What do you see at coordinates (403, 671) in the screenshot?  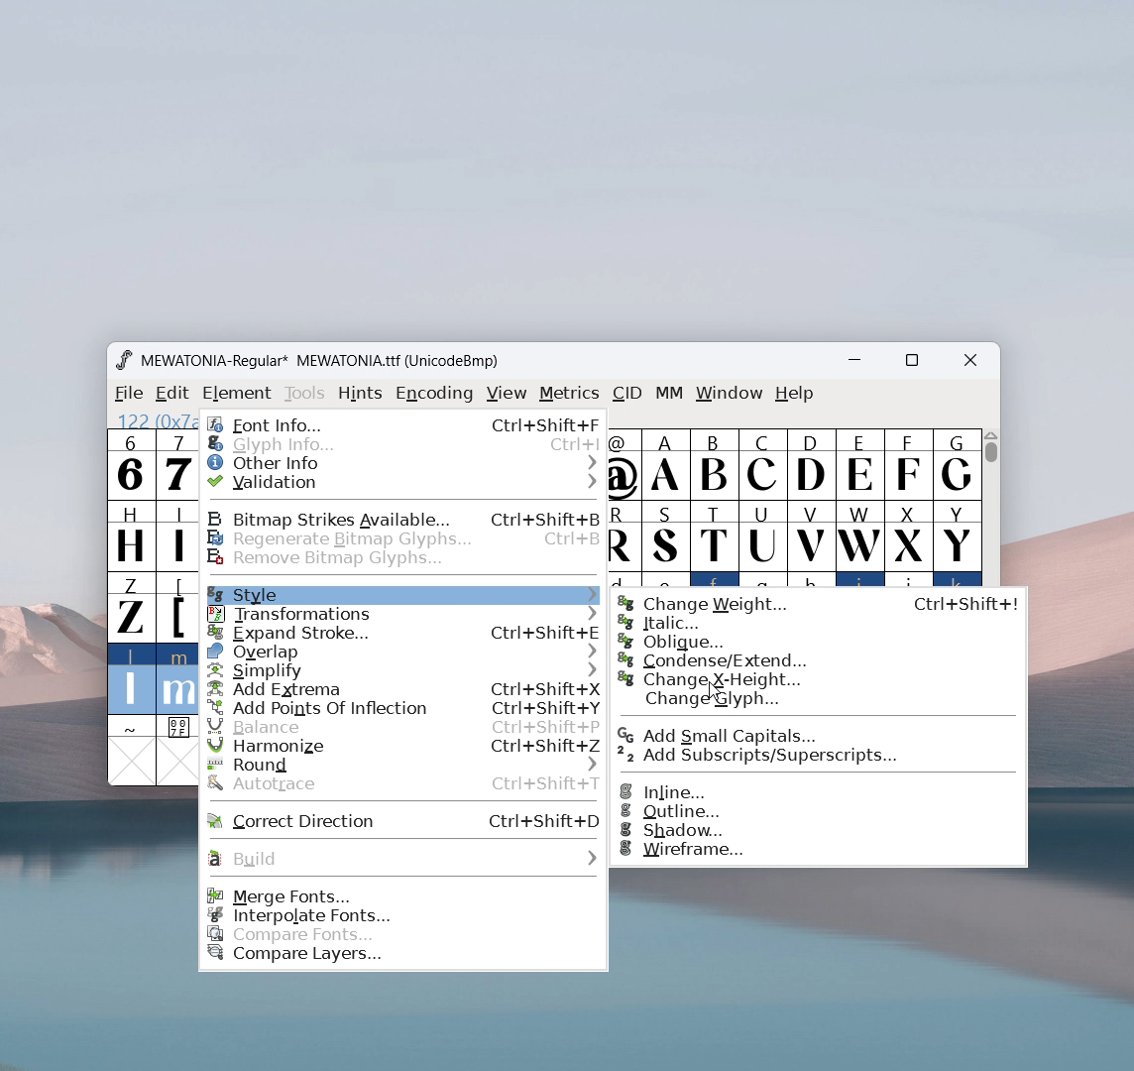 I see `simplify` at bounding box center [403, 671].